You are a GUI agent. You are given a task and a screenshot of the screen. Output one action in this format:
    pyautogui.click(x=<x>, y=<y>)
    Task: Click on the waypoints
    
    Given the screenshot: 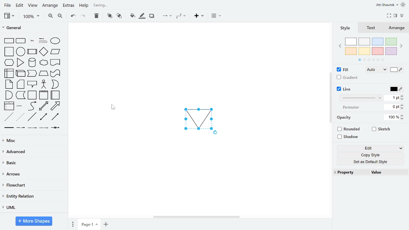 What is the action you would take?
    pyautogui.click(x=181, y=17)
    